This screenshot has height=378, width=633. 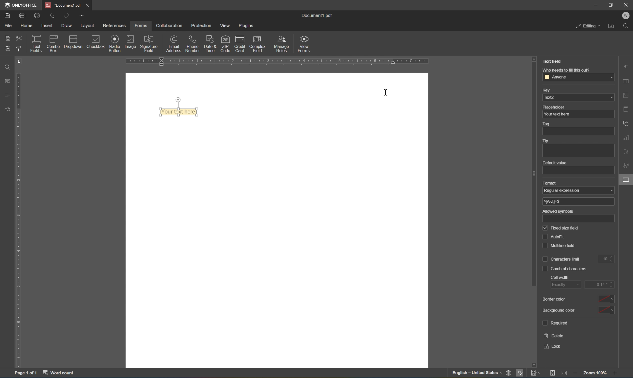 I want to click on headings, so click(x=5, y=95).